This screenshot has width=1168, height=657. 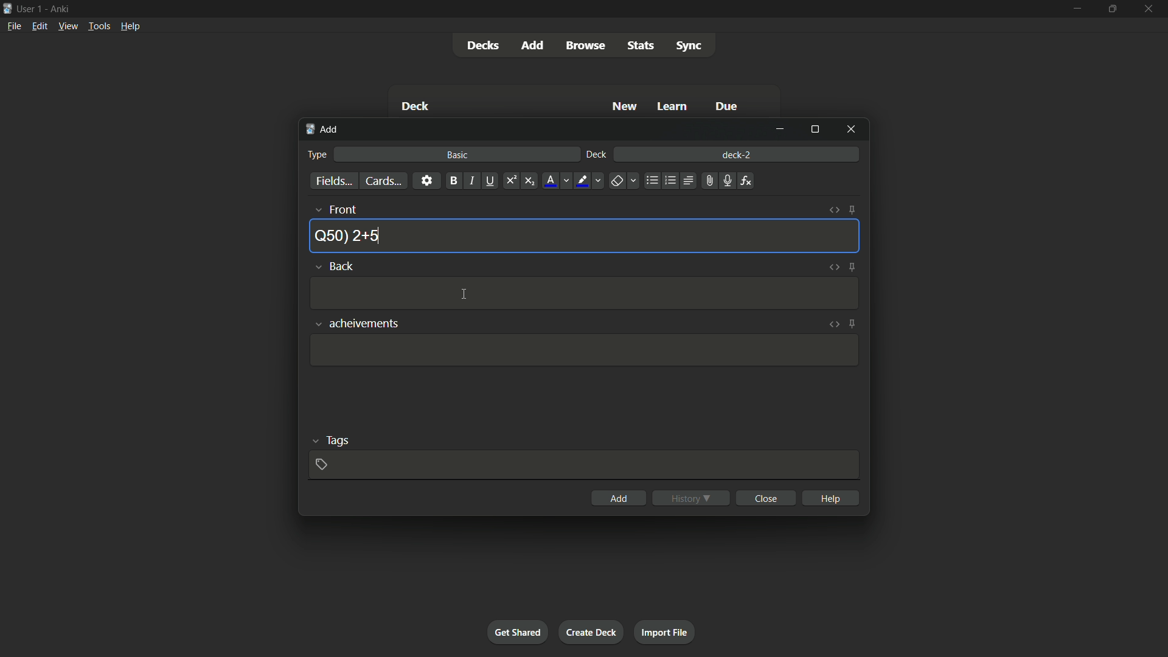 What do you see at coordinates (353, 324) in the screenshot?
I see `achievements` at bounding box center [353, 324].